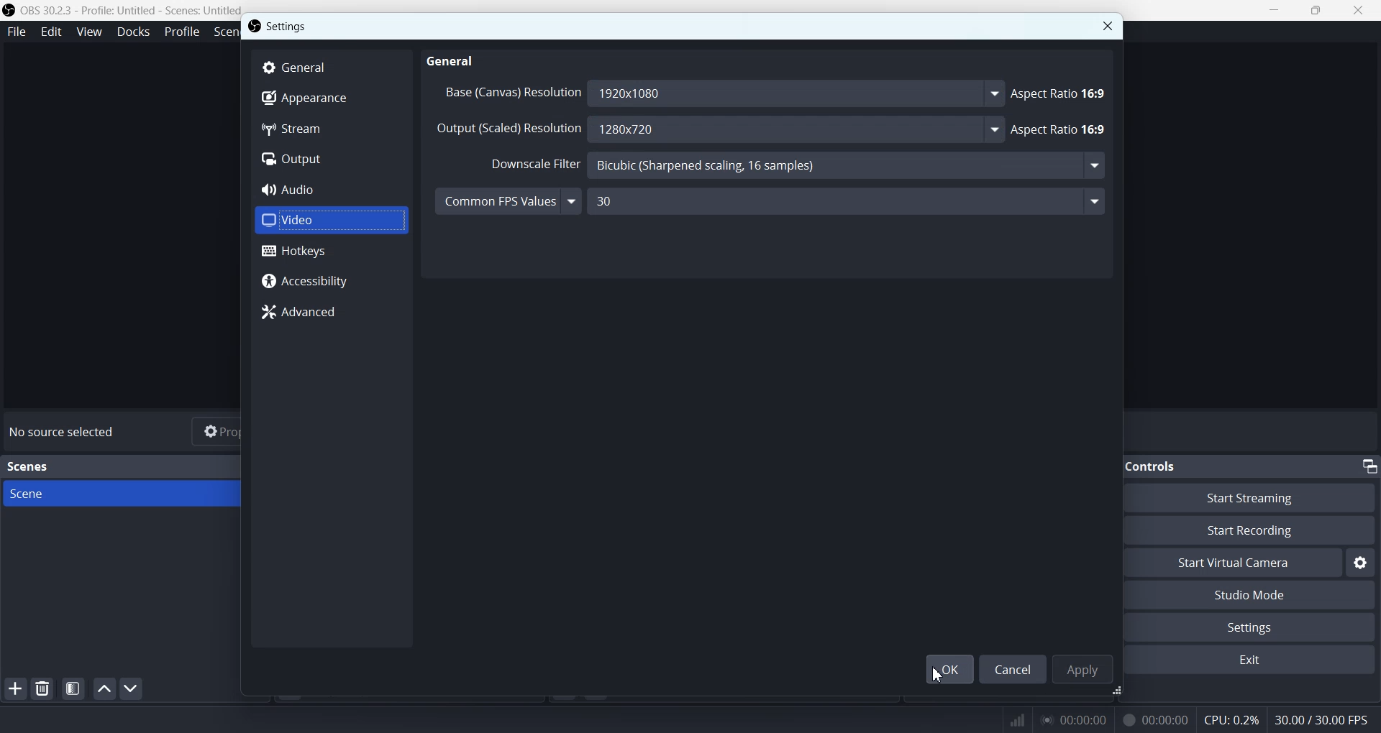  What do you see at coordinates (1013, 668) in the screenshot?
I see `Cancel` at bounding box center [1013, 668].